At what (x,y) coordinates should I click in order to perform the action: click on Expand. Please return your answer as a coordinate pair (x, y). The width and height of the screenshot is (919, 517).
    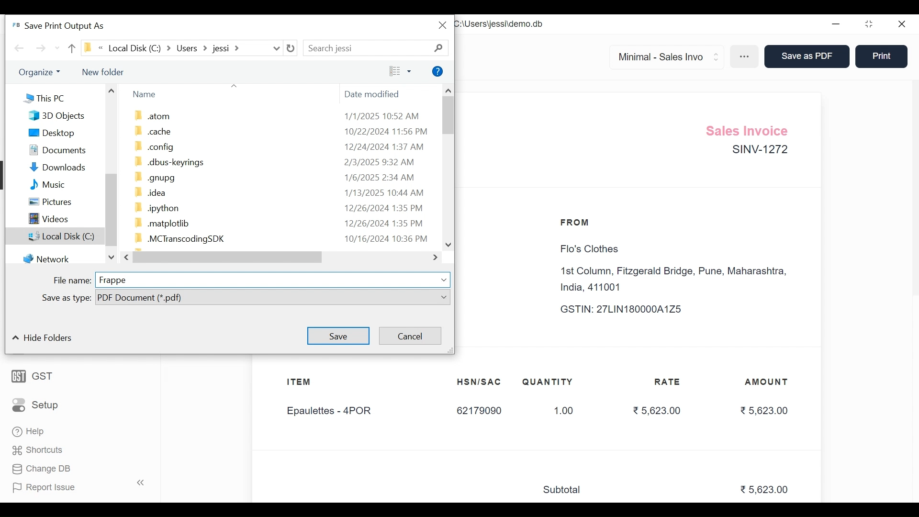
    Looking at the image, I should click on (444, 297).